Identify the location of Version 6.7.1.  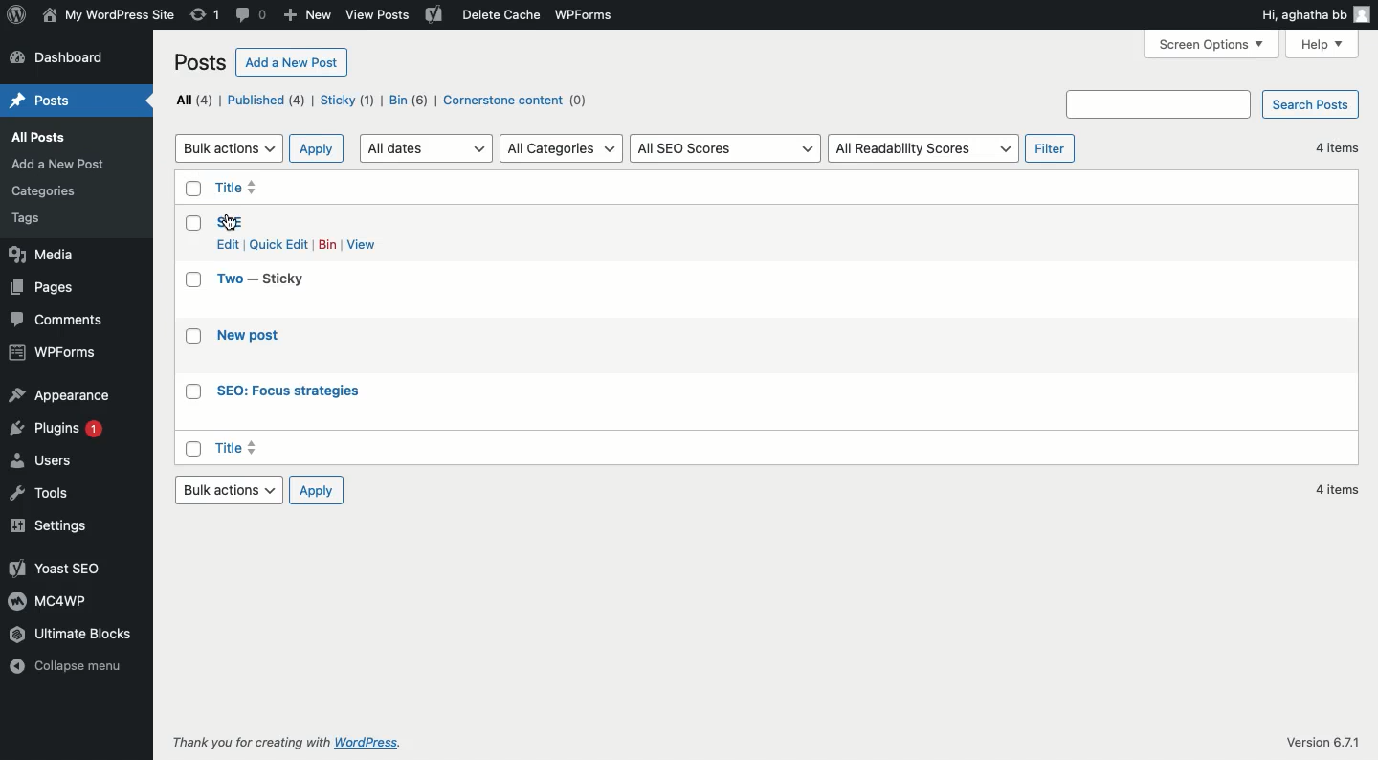
(1315, 738).